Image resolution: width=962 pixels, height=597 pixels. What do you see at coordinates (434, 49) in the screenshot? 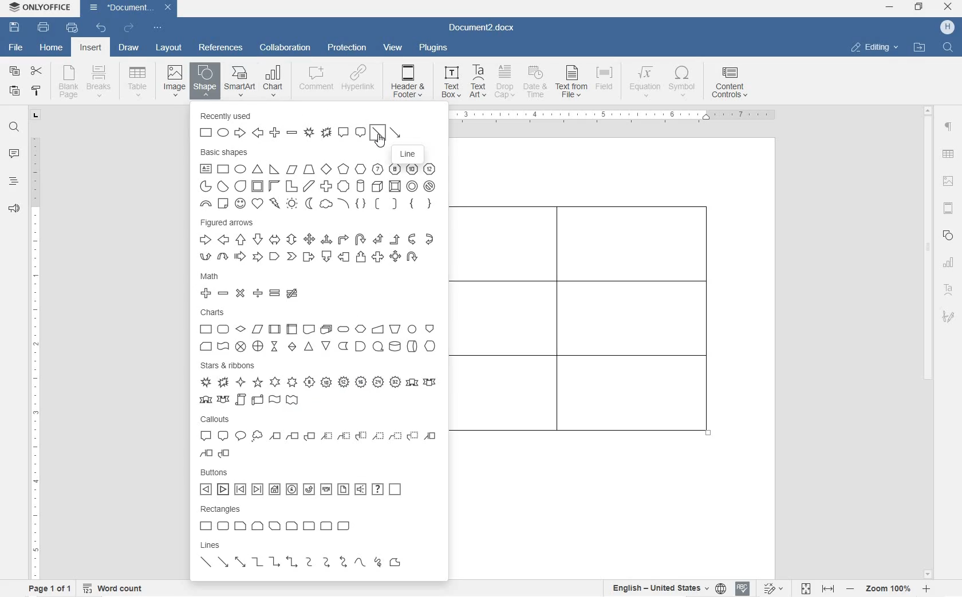
I see `plugins` at bounding box center [434, 49].